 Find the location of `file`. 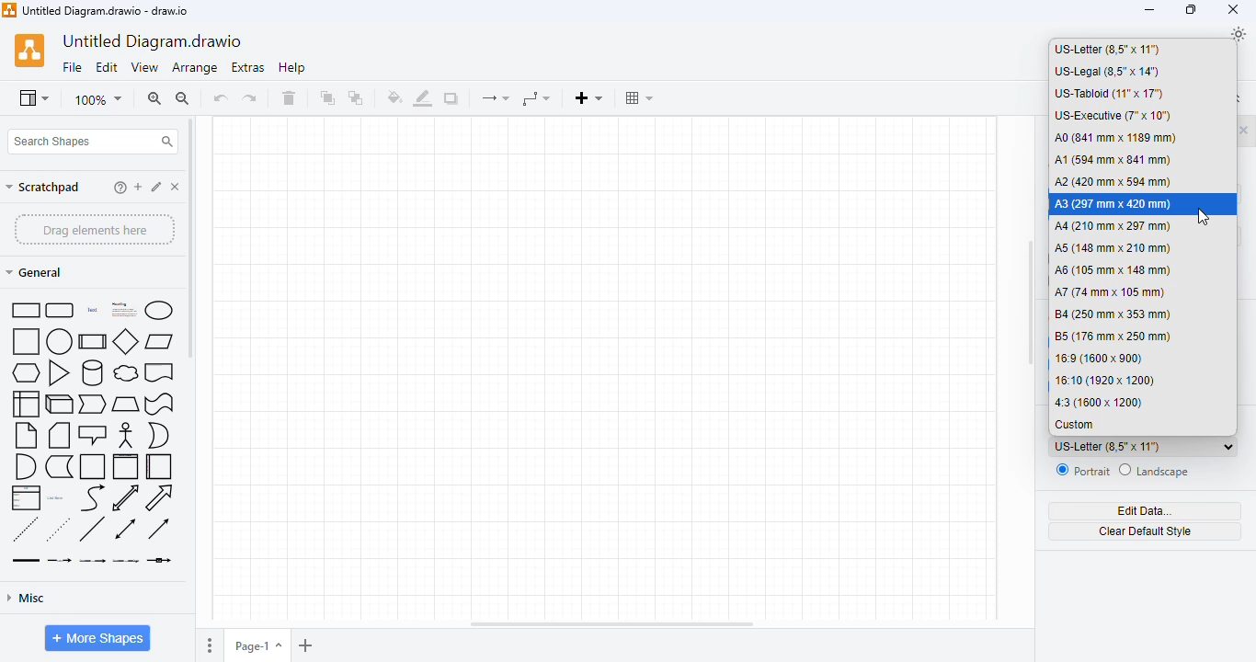

file is located at coordinates (73, 68).